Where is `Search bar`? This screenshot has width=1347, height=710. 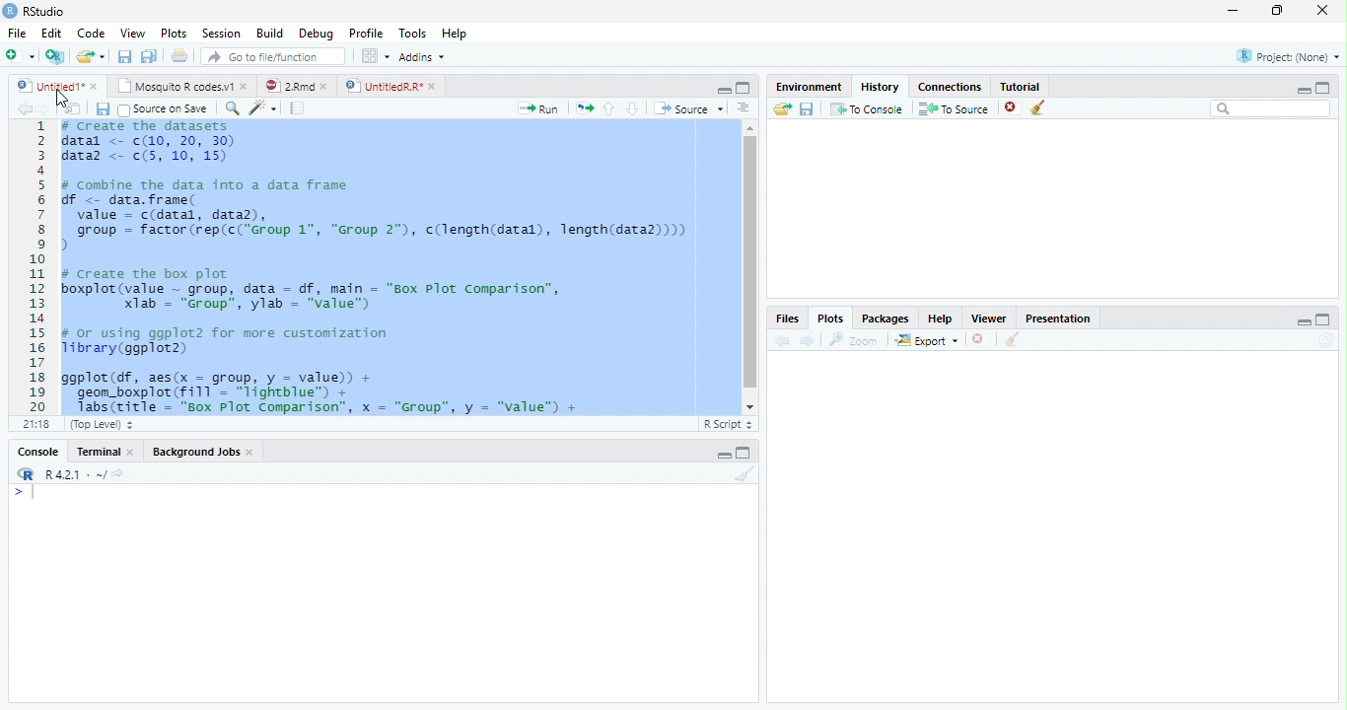 Search bar is located at coordinates (1271, 109).